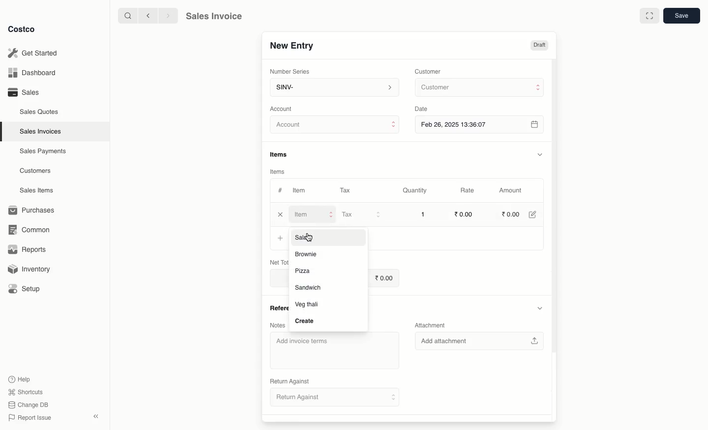 The width and height of the screenshot is (708, 430). What do you see at coordinates (28, 250) in the screenshot?
I see `Reports` at bounding box center [28, 250].